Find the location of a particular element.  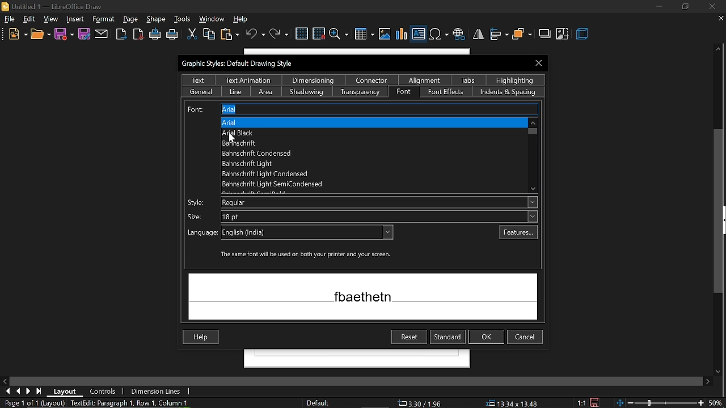

move up is located at coordinates (719, 50).